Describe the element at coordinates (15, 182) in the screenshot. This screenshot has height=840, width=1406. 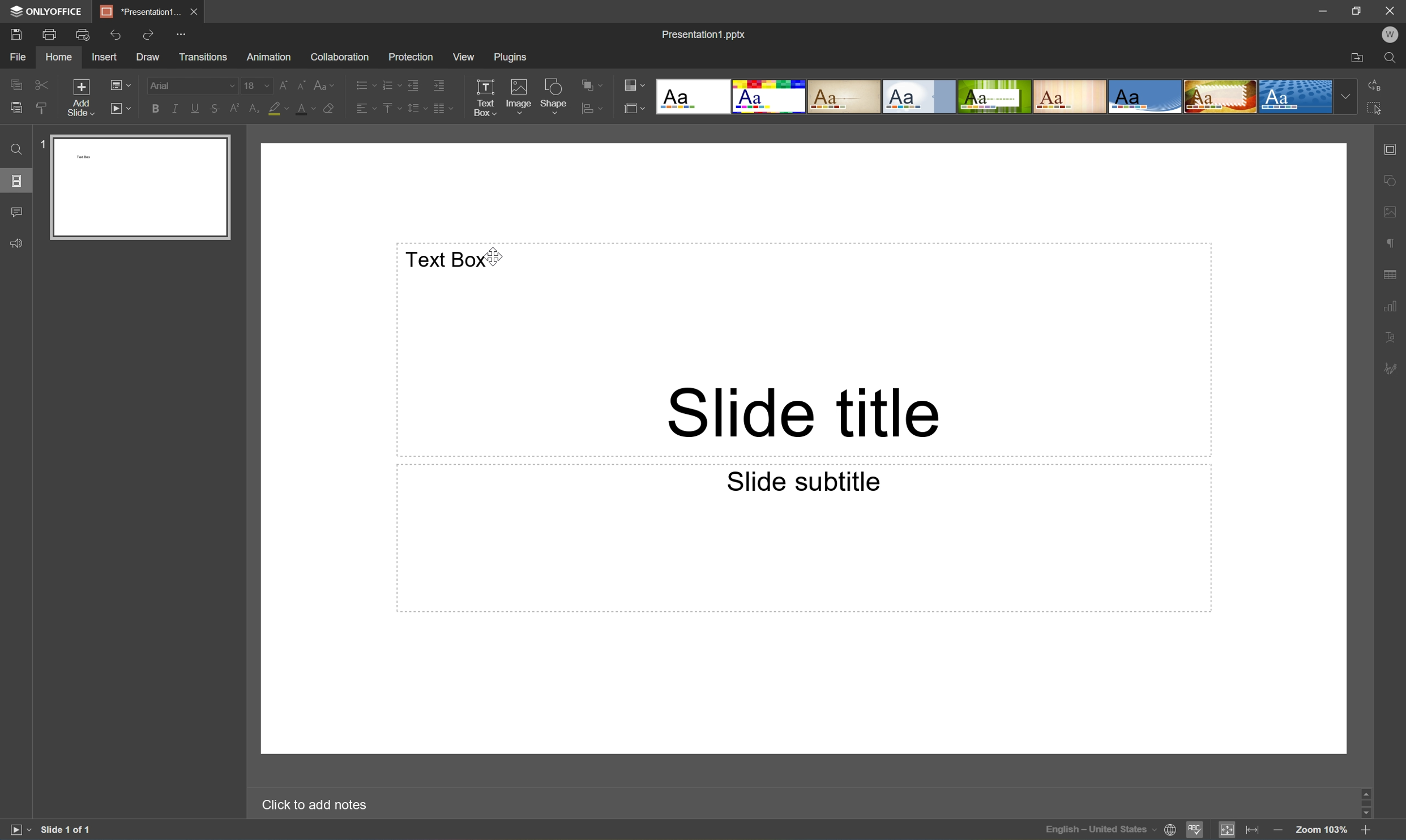
I see `Slides` at that location.